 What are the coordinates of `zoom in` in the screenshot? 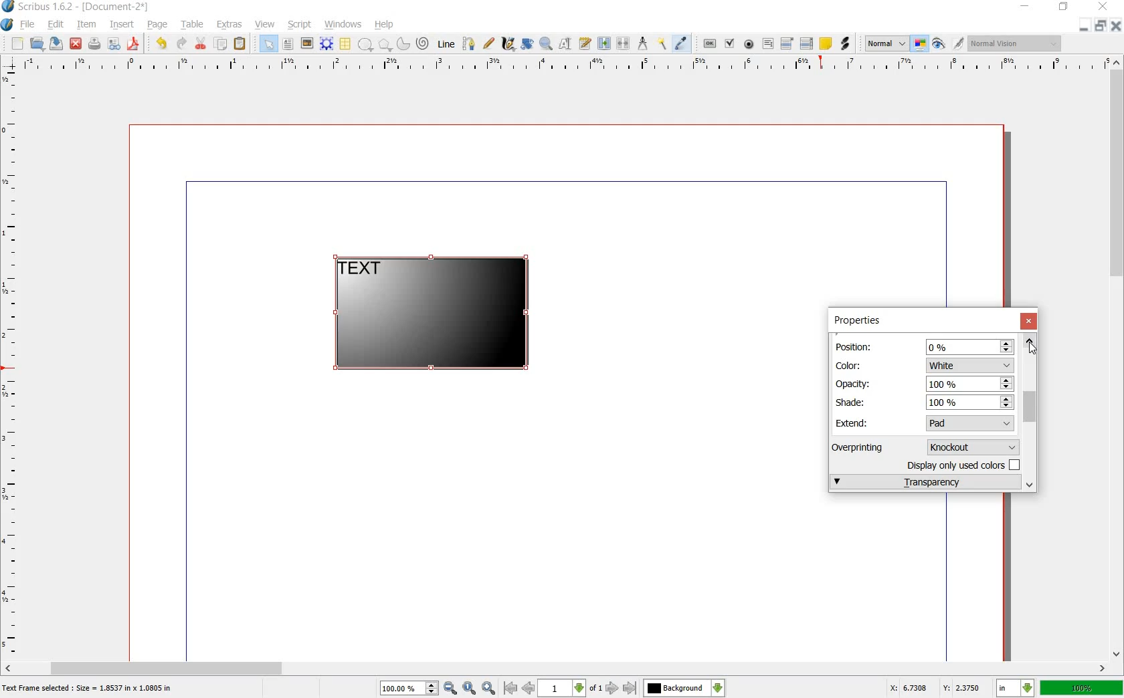 It's located at (489, 688).